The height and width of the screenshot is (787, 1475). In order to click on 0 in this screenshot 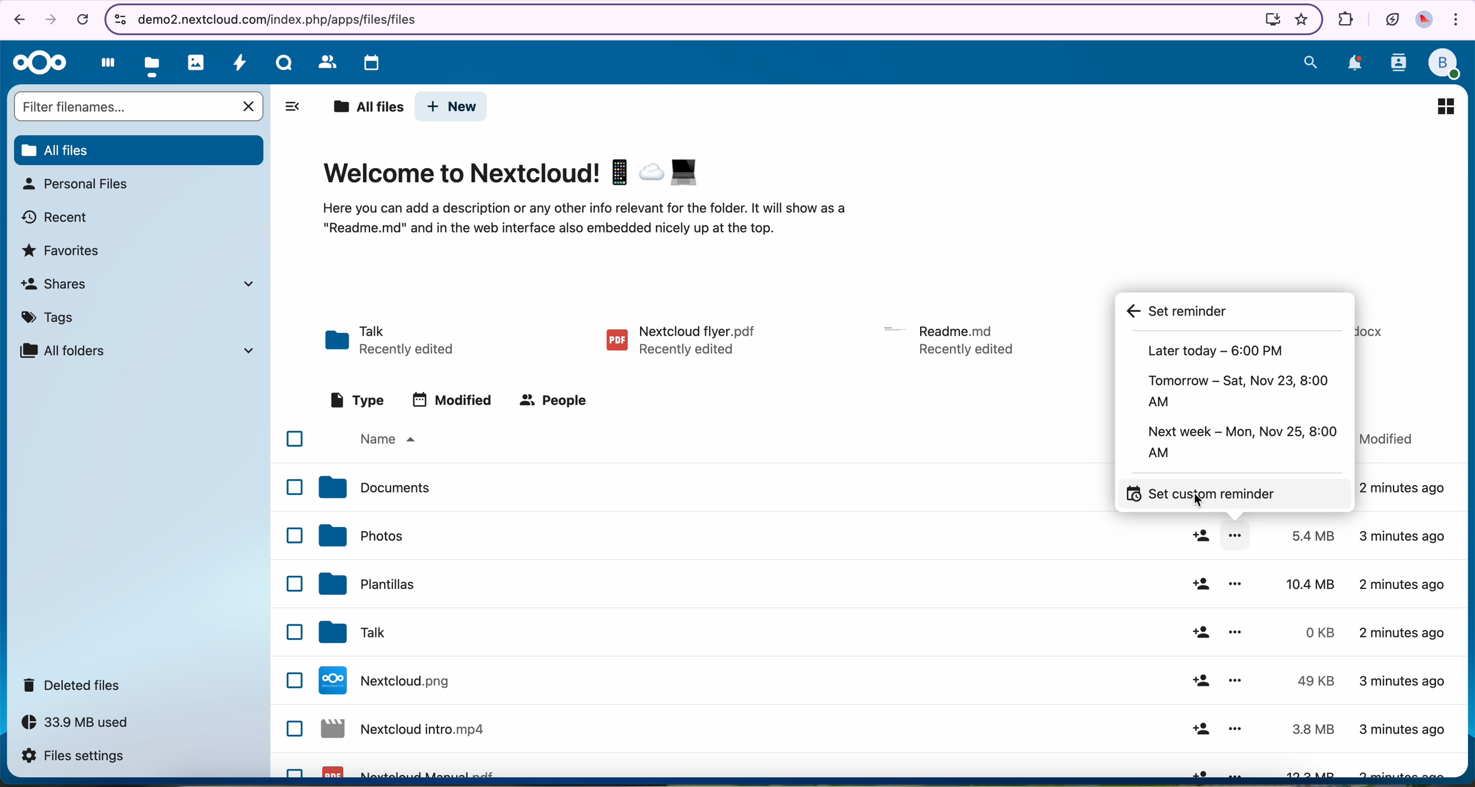, I will do `click(1311, 632)`.